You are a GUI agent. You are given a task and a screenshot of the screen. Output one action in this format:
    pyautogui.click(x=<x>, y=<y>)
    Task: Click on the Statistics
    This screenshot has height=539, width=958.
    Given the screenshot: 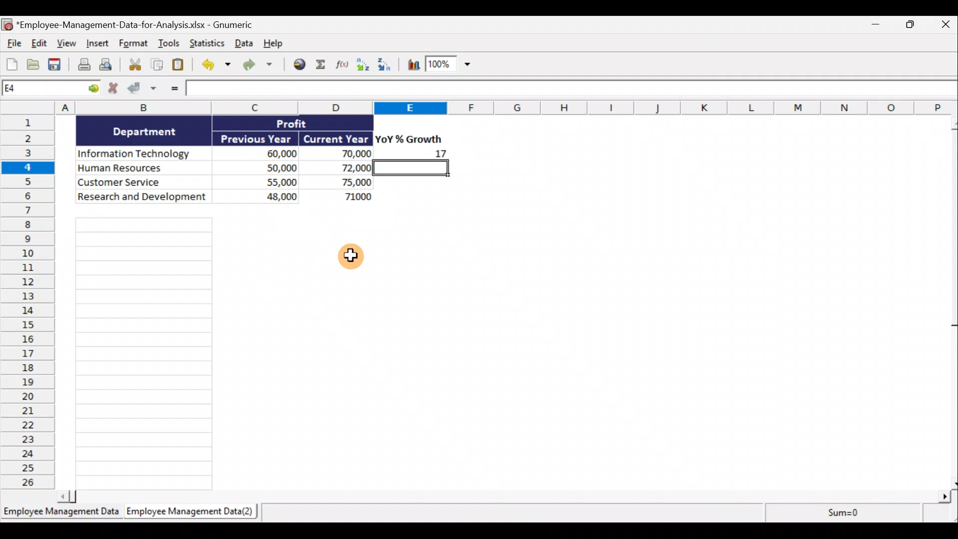 What is the action you would take?
    pyautogui.click(x=206, y=43)
    